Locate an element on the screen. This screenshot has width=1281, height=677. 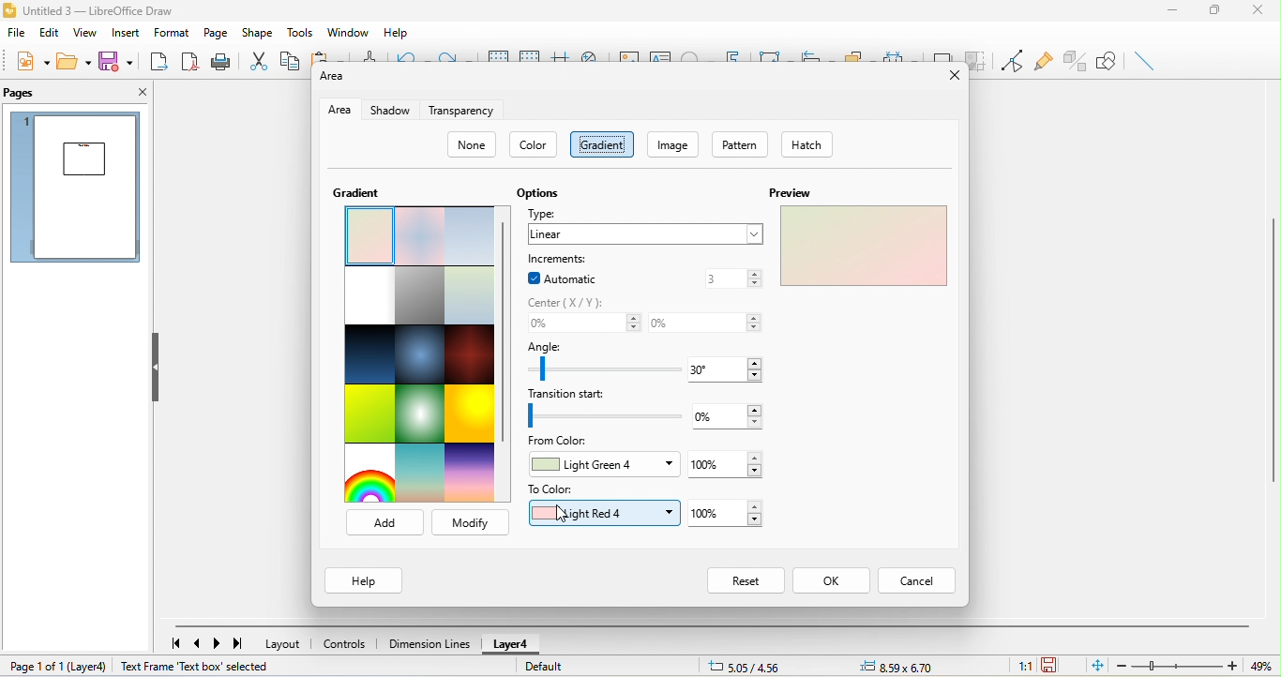
untitled 3- libre office draw is located at coordinates (104, 9).